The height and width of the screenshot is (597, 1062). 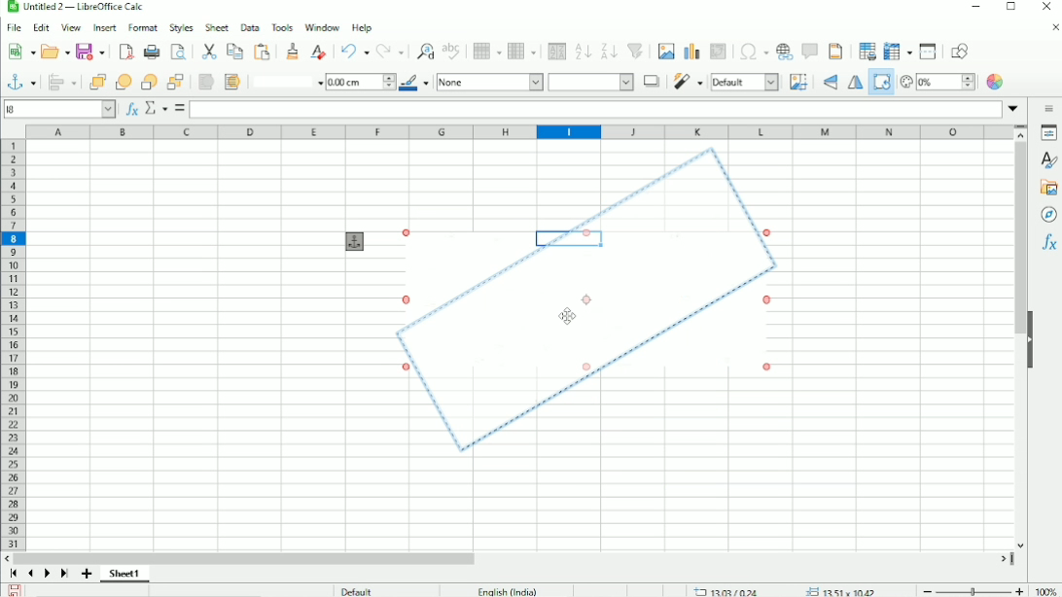 I want to click on Split window, so click(x=928, y=52).